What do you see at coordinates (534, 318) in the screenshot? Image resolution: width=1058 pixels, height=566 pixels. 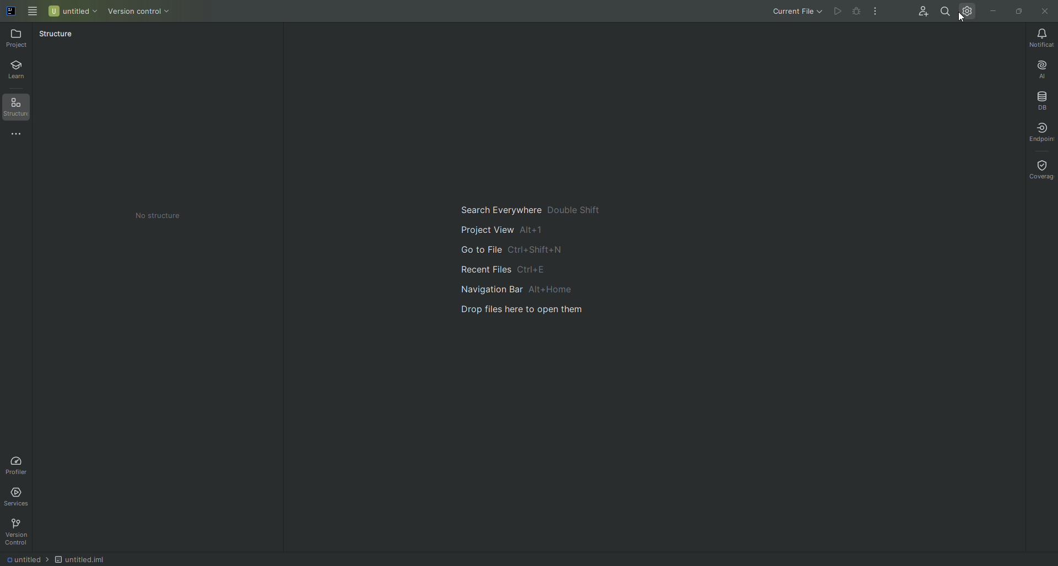 I see `drop files here to open them` at bounding box center [534, 318].